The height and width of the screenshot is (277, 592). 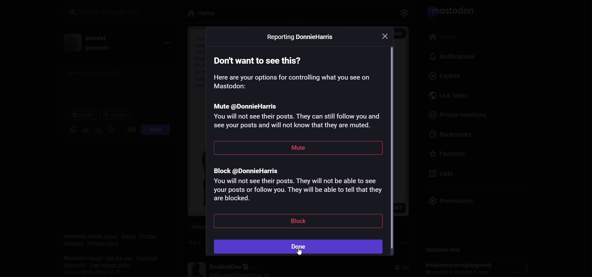 What do you see at coordinates (72, 256) in the screenshot?
I see `mastodon` at bounding box center [72, 256].